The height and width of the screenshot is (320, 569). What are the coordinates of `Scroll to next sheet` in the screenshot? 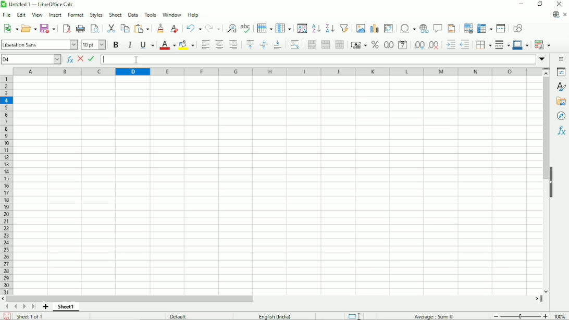 It's located at (24, 307).